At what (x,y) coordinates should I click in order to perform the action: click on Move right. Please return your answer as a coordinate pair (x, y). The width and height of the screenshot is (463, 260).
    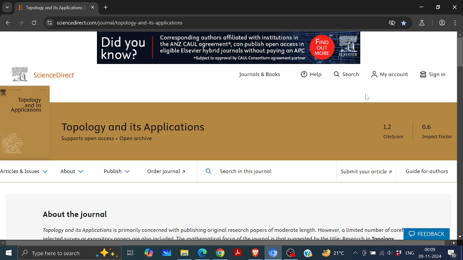
    Looking at the image, I should click on (454, 243).